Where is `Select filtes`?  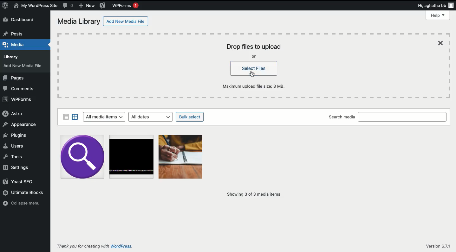 Select filtes is located at coordinates (255, 69).